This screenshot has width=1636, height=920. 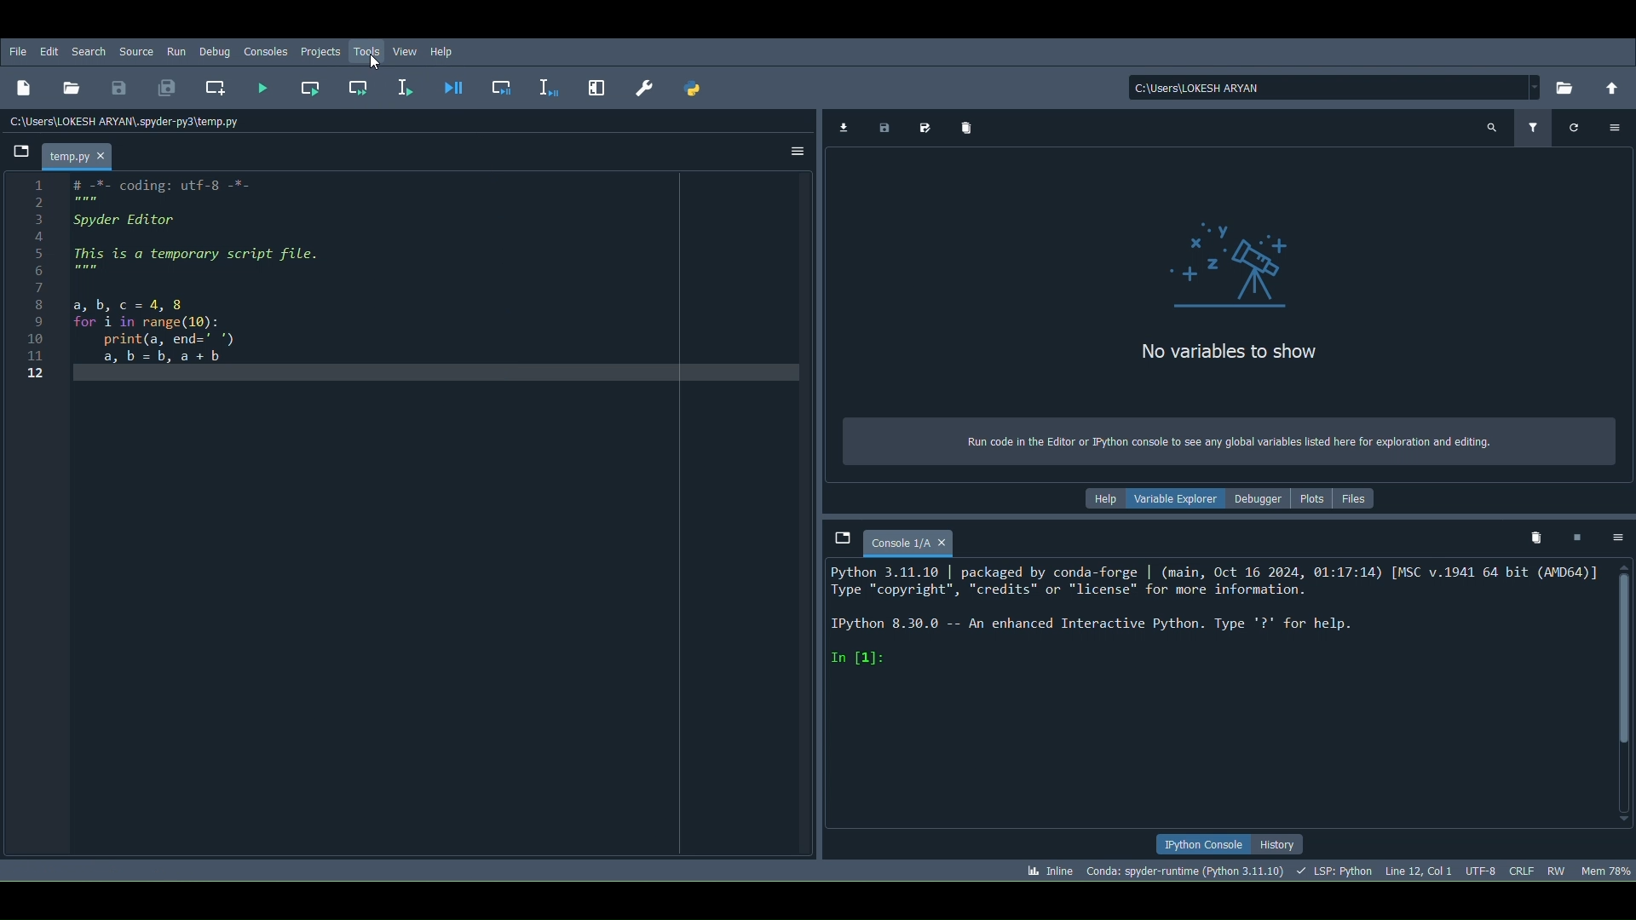 I want to click on Console , so click(x=912, y=541).